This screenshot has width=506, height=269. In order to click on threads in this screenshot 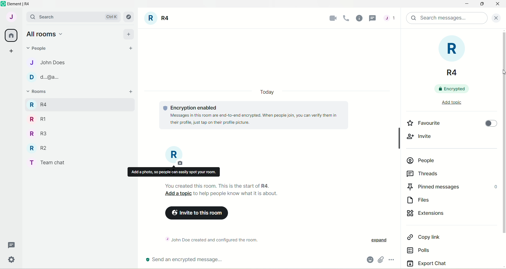, I will do `click(390, 19)`.